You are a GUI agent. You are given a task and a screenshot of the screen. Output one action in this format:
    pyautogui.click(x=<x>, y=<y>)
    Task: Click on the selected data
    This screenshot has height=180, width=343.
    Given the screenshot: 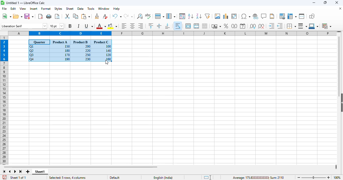 What is the action you would take?
    pyautogui.click(x=71, y=51)
    